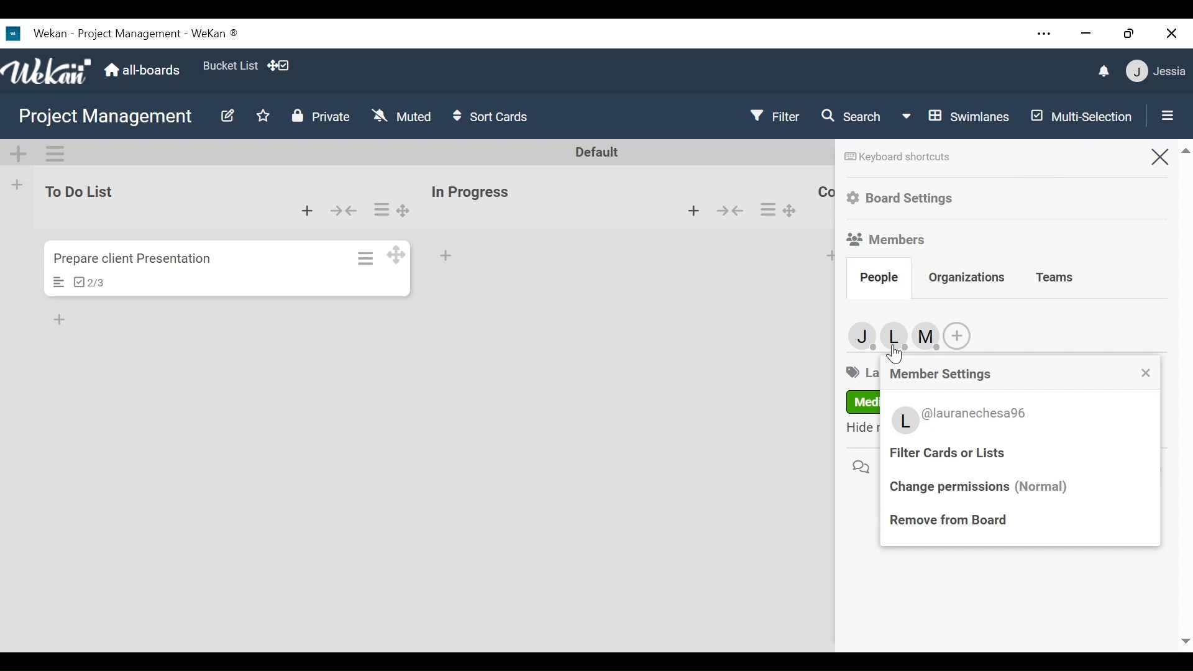 The image size is (1193, 671). What do you see at coordinates (54, 153) in the screenshot?
I see `Swimlane actions` at bounding box center [54, 153].